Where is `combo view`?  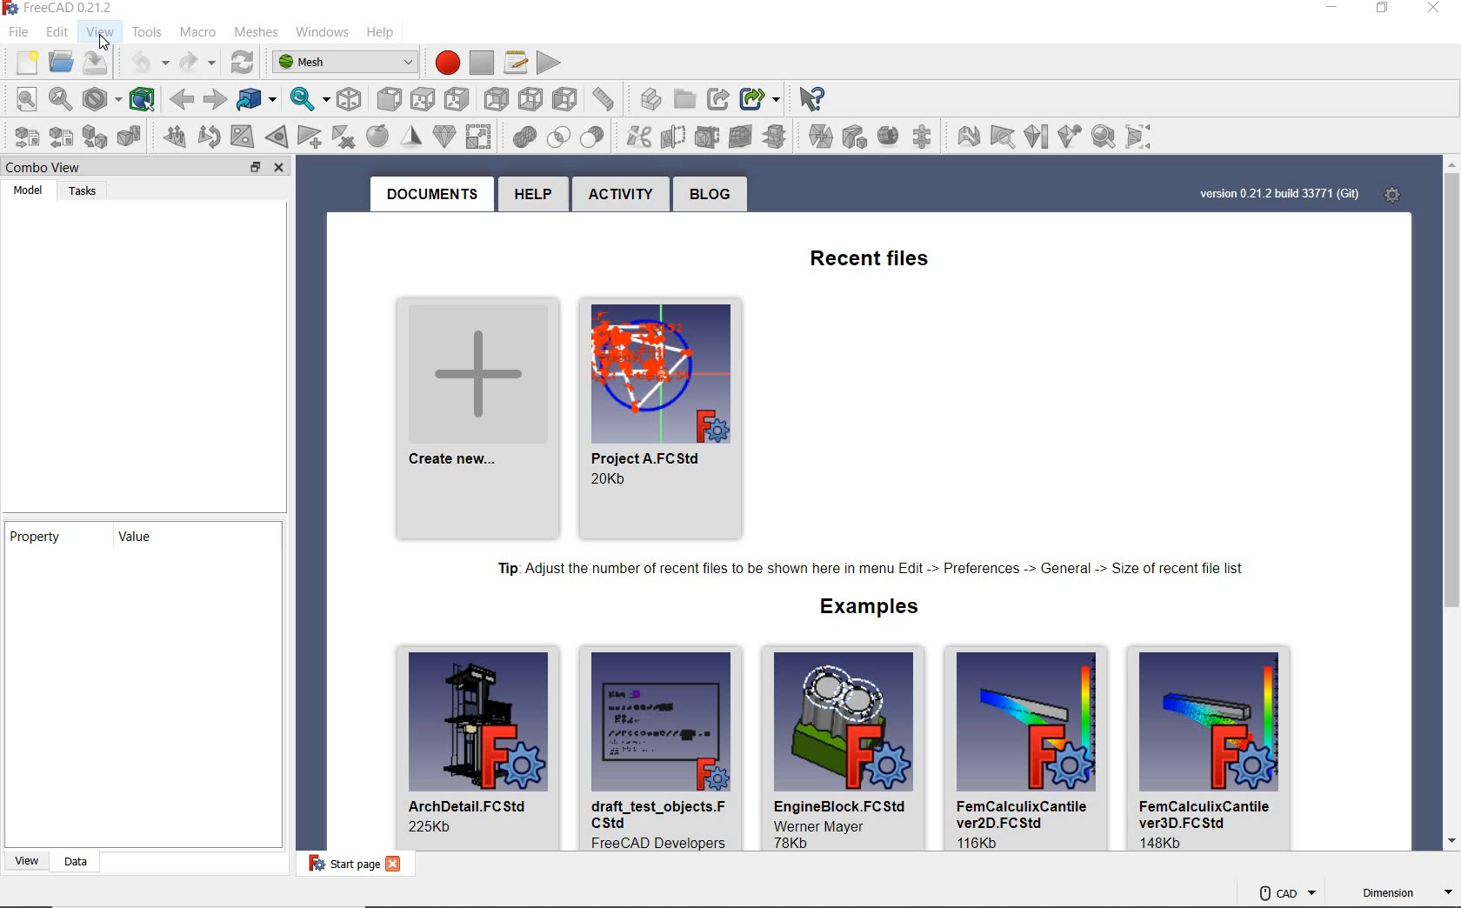 combo view is located at coordinates (99, 164).